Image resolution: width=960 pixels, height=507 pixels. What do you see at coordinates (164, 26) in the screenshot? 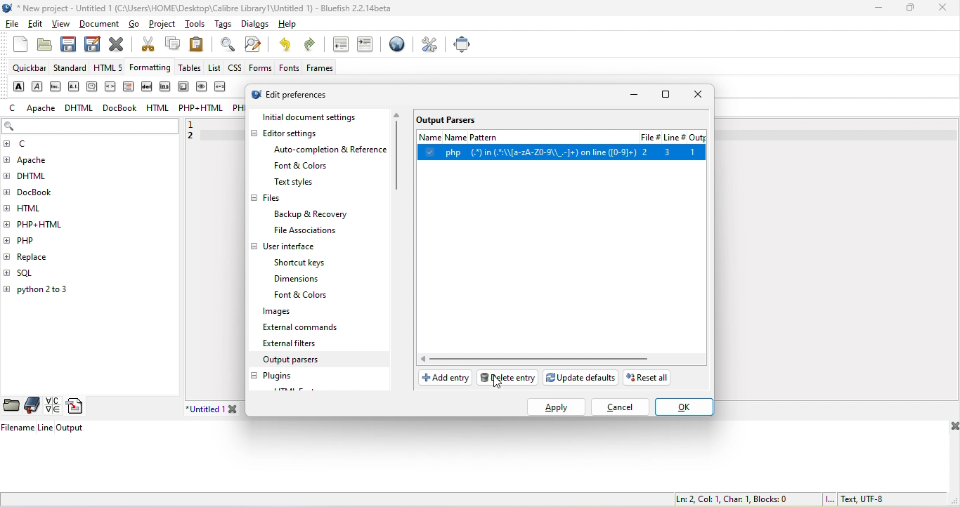
I see `project` at bounding box center [164, 26].